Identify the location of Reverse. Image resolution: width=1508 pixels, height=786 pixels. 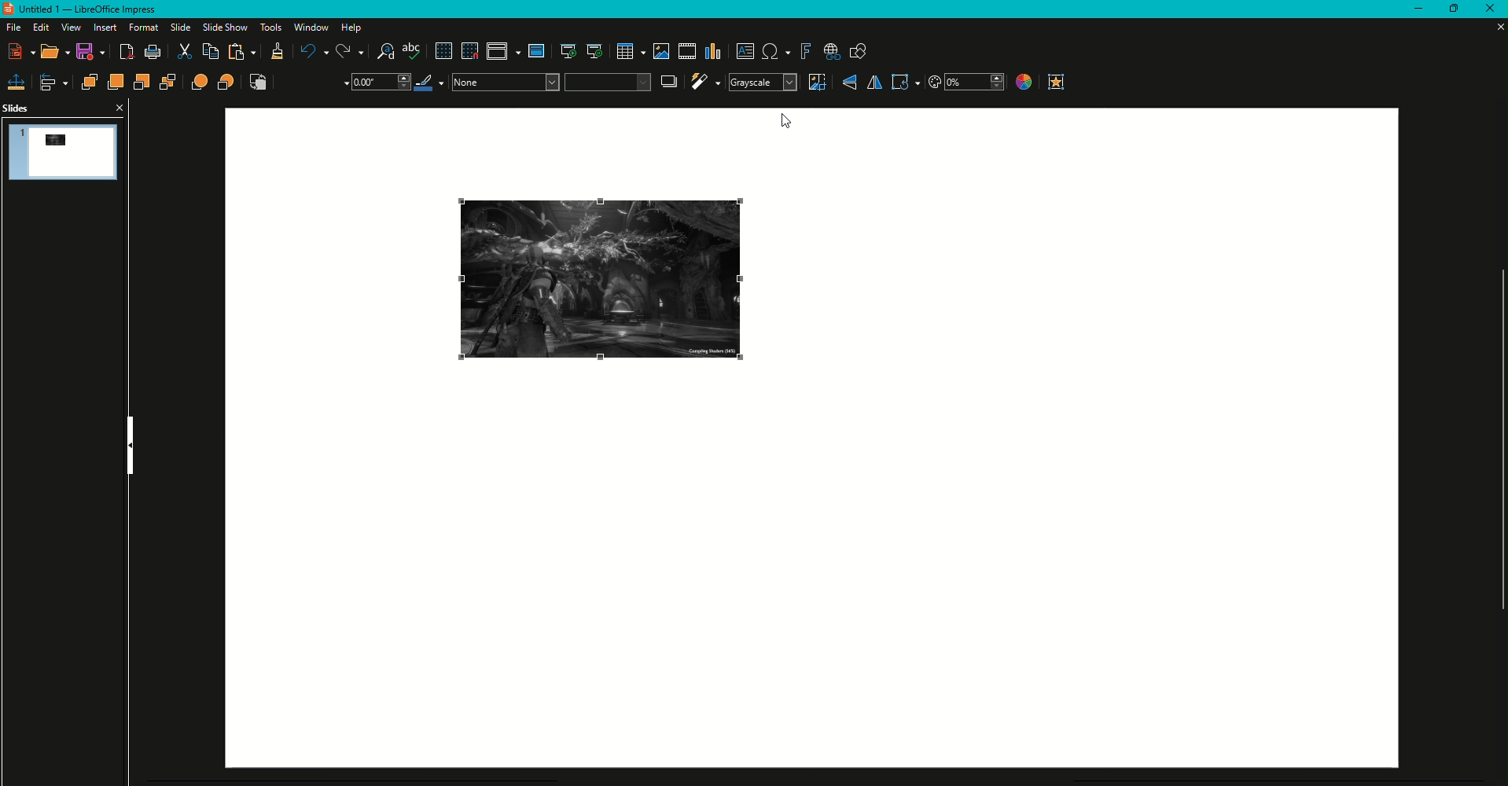
(259, 83).